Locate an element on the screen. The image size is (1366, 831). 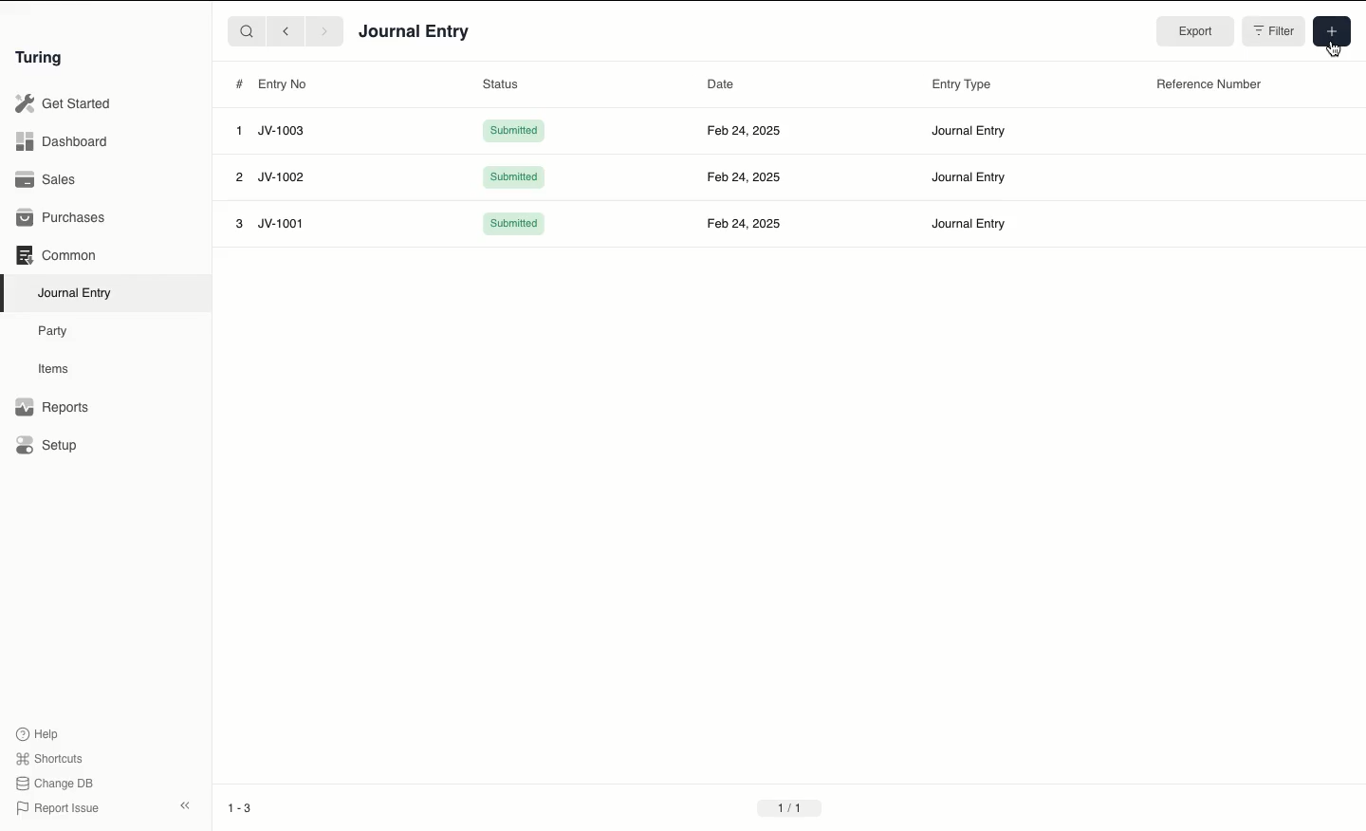
Entry No is located at coordinates (284, 84).